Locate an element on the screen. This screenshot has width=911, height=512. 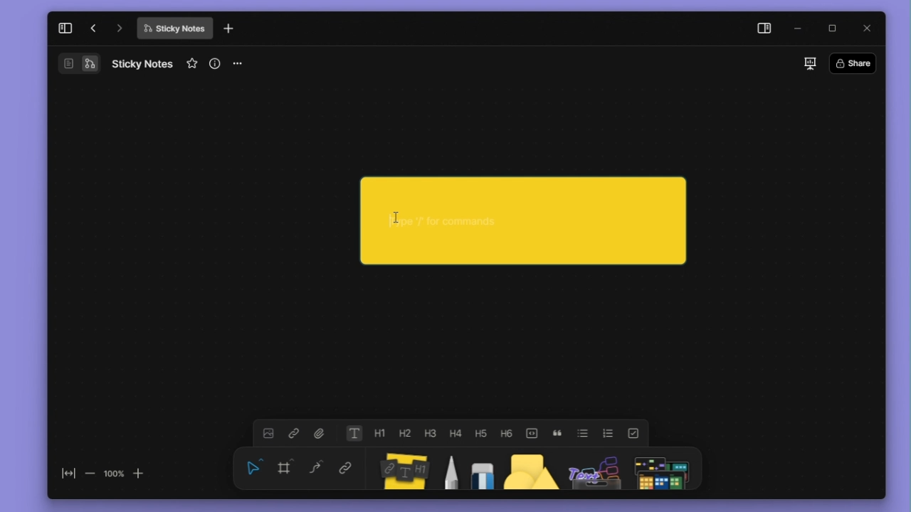
fit to screen is located at coordinates (63, 470).